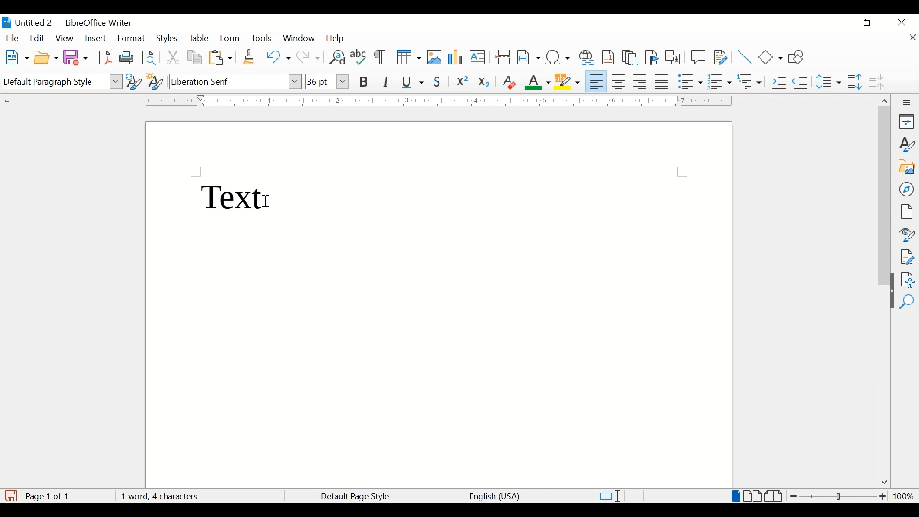  I want to click on close, so click(902, 22).